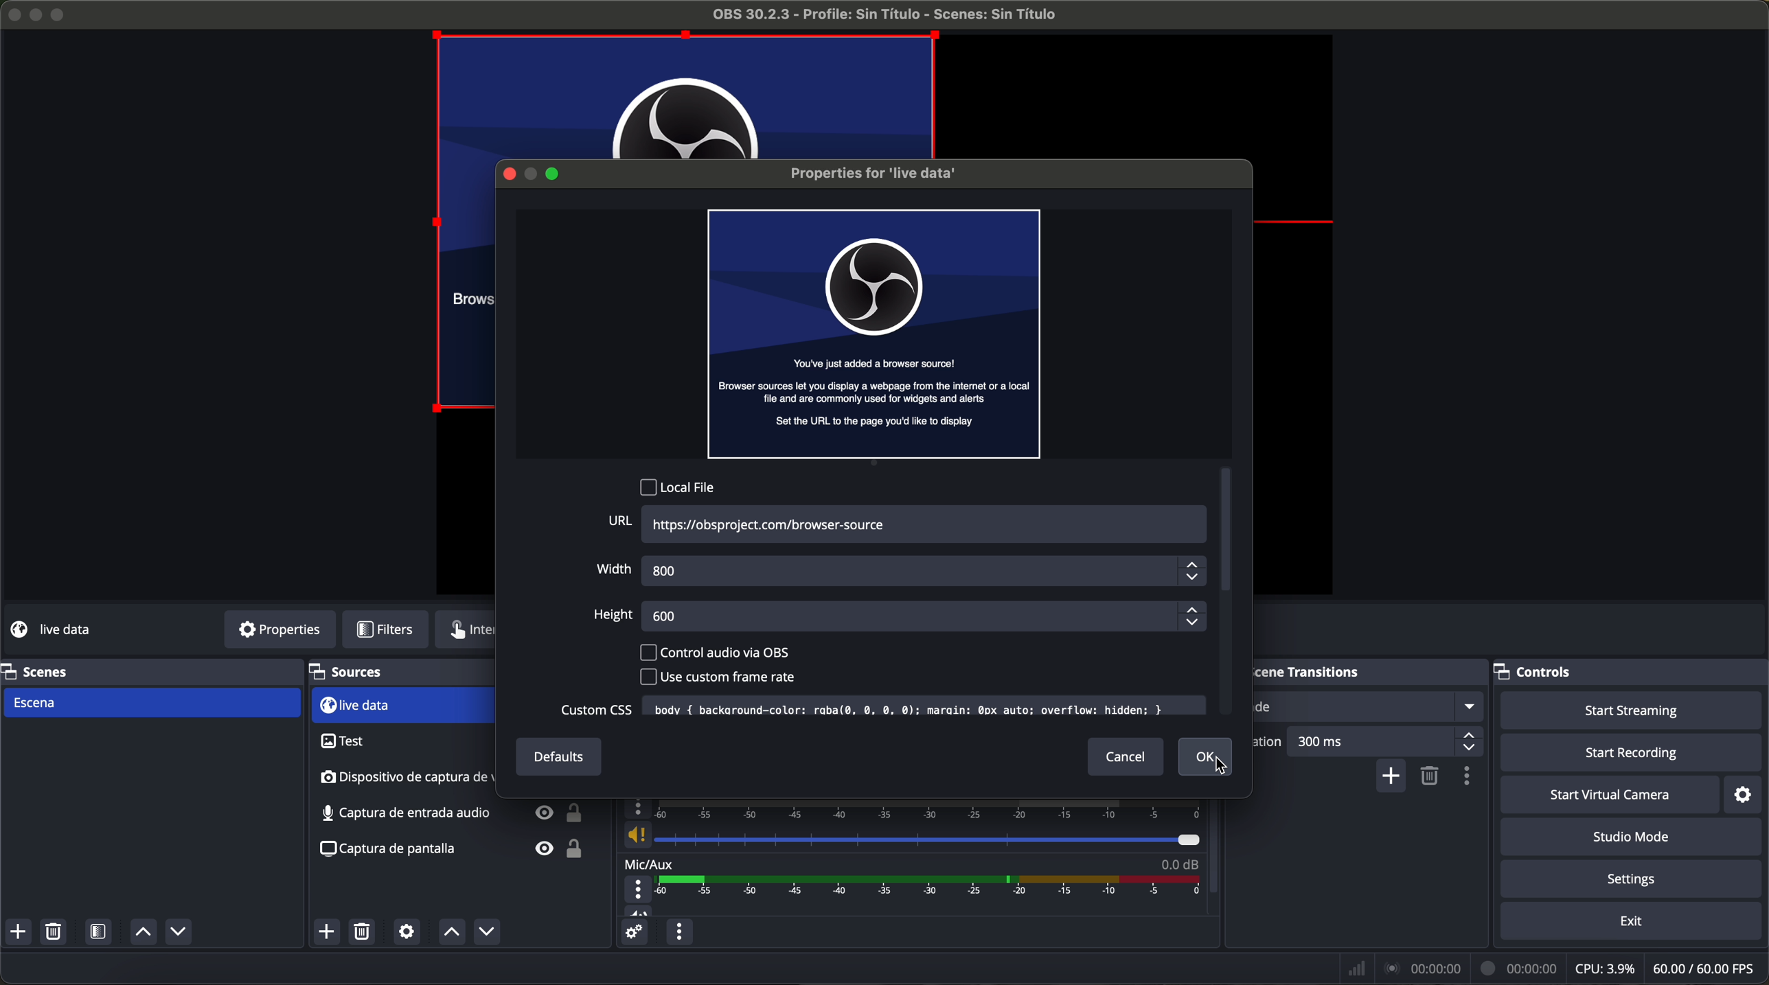  I want to click on interface, so click(470, 629).